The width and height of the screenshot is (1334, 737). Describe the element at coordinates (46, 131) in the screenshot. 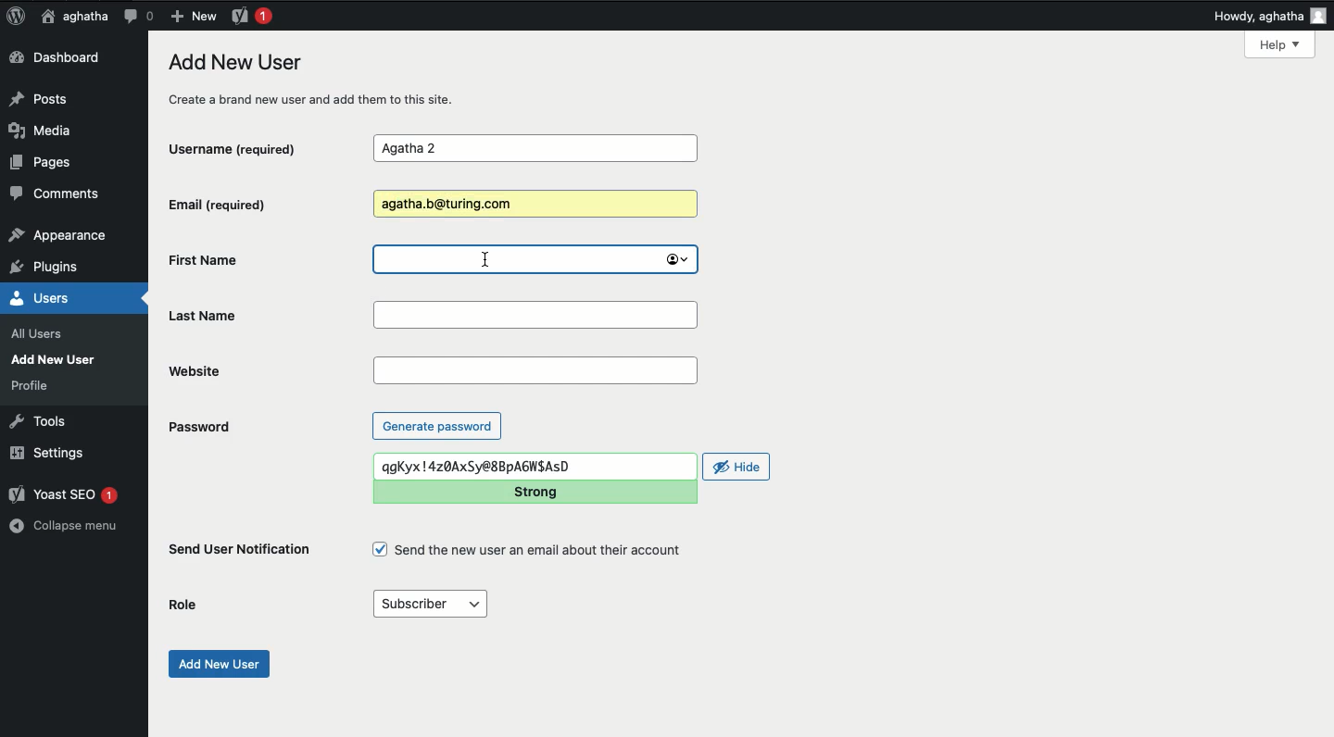

I see `Media` at that location.